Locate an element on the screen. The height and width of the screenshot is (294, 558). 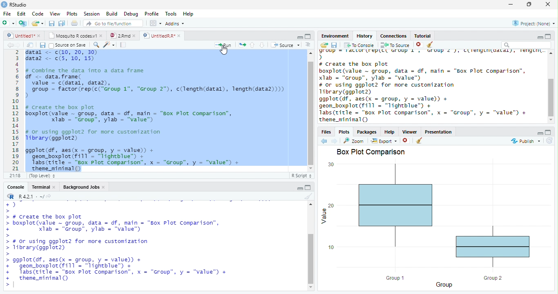
Refresh current plot is located at coordinates (549, 141).